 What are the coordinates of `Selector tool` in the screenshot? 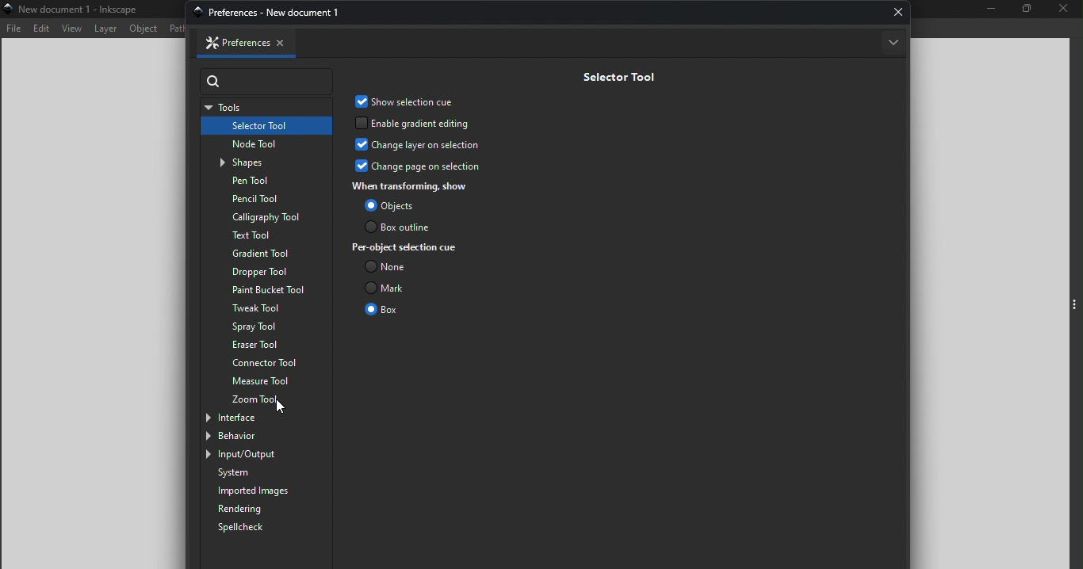 It's located at (617, 76).